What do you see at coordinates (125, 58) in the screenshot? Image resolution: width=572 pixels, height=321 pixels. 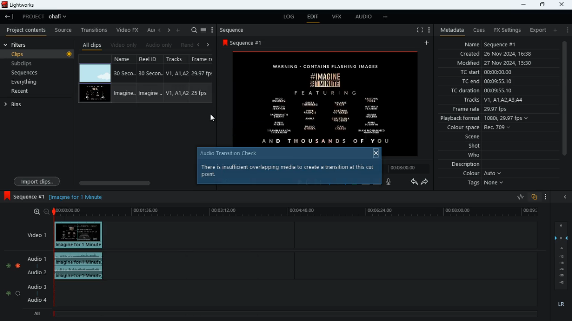 I see `name` at bounding box center [125, 58].